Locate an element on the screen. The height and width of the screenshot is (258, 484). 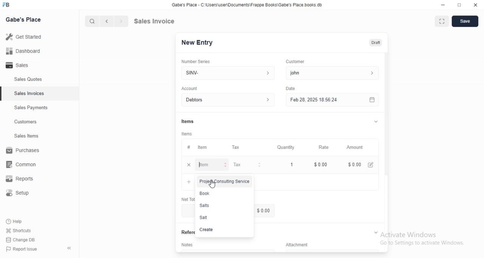
Help is located at coordinates (22, 221).